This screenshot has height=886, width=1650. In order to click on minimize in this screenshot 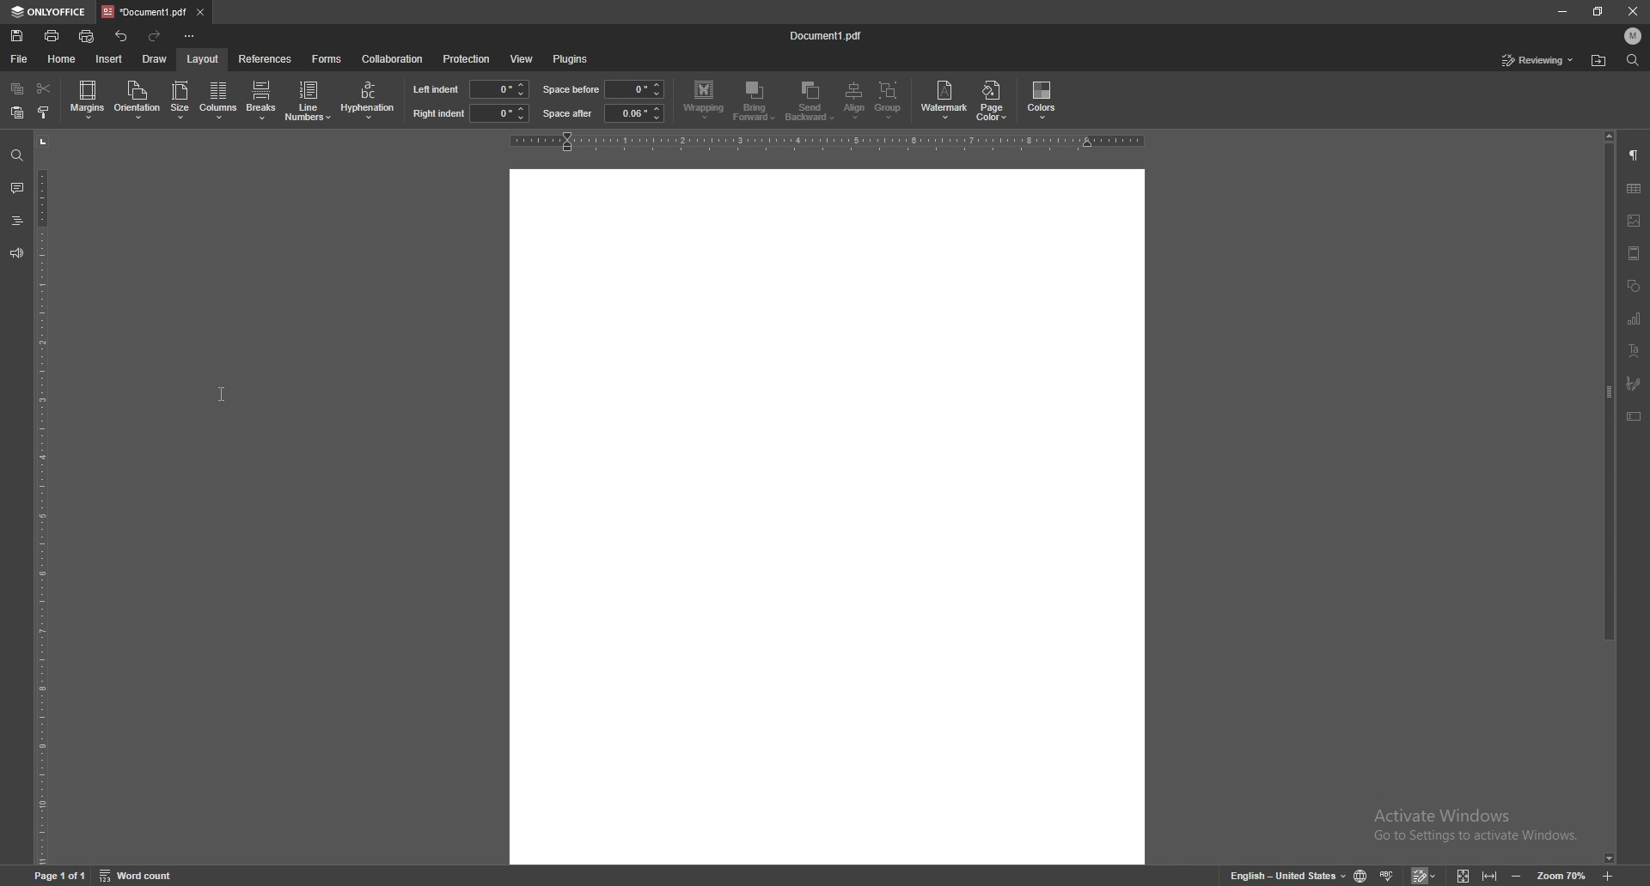, I will do `click(1561, 11)`.